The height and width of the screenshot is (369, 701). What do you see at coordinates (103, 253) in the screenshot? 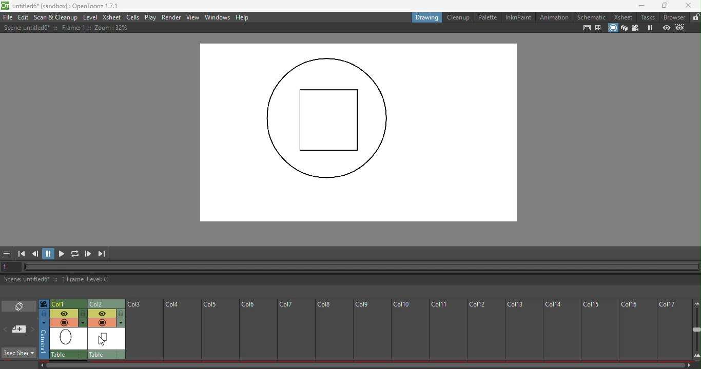
I see `Last frame` at bounding box center [103, 253].